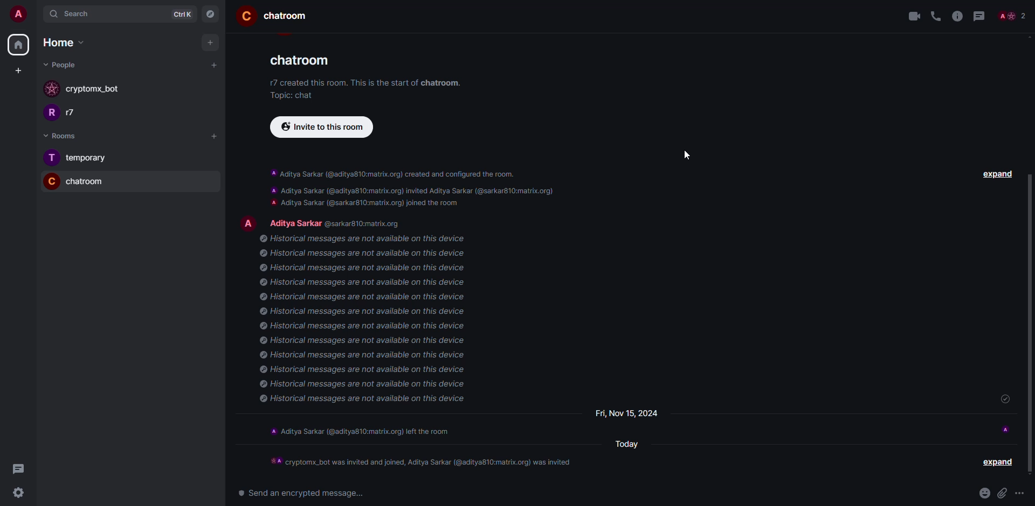  I want to click on bot, so click(95, 89).